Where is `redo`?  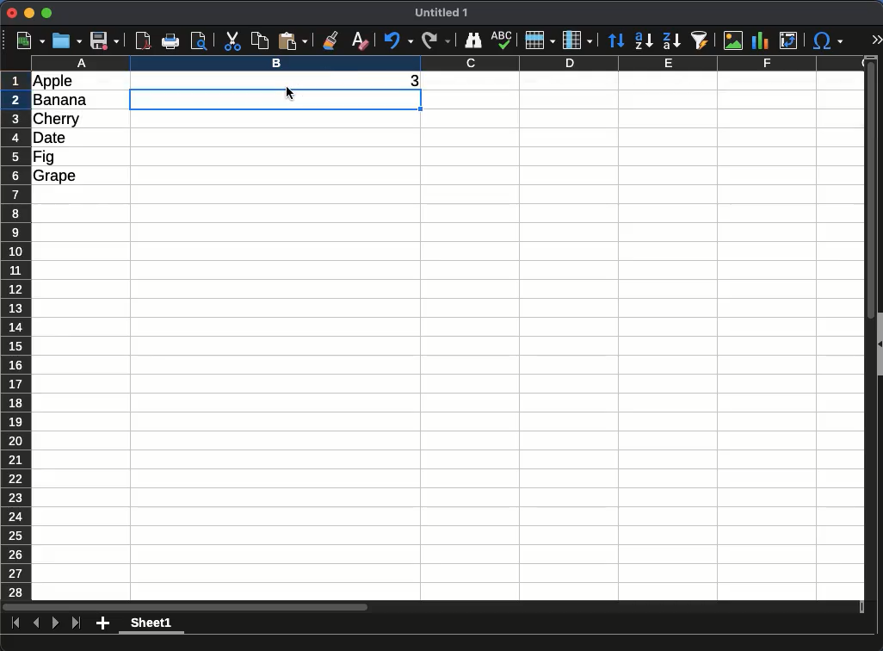
redo is located at coordinates (436, 40).